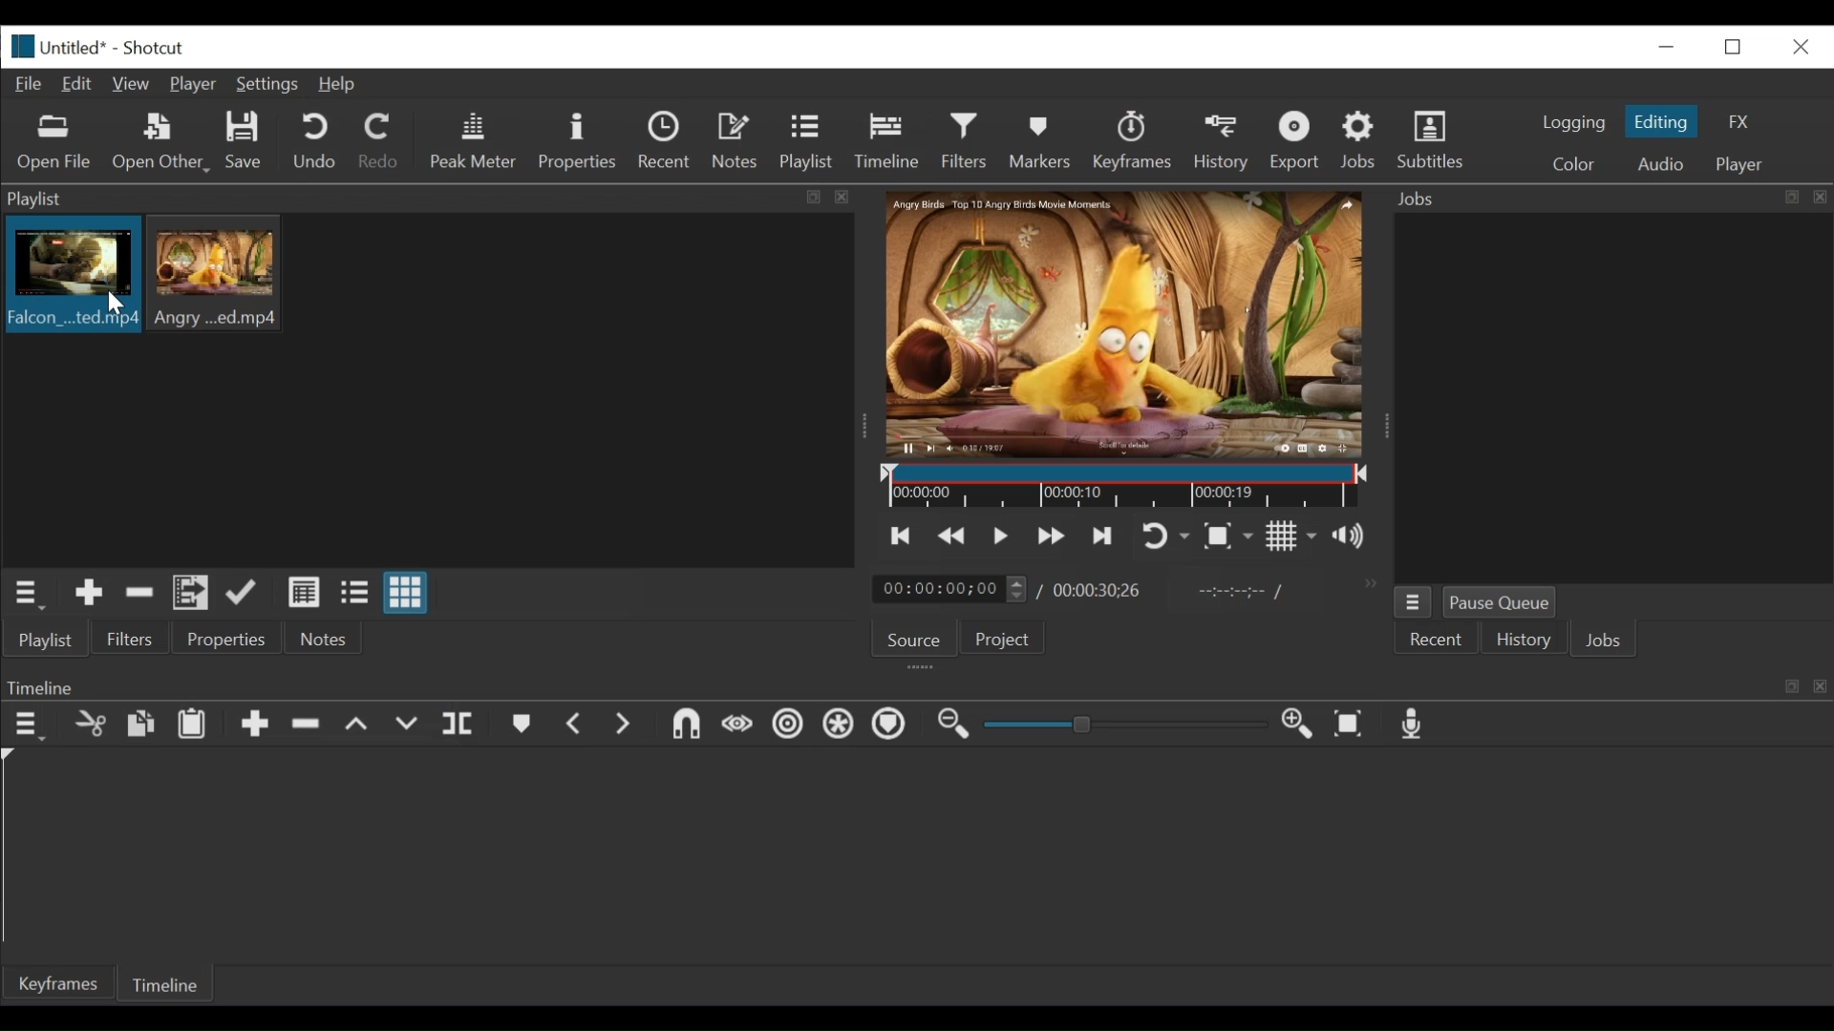 The width and height of the screenshot is (1834, 1031). I want to click on Toggle play or pause, so click(1002, 536).